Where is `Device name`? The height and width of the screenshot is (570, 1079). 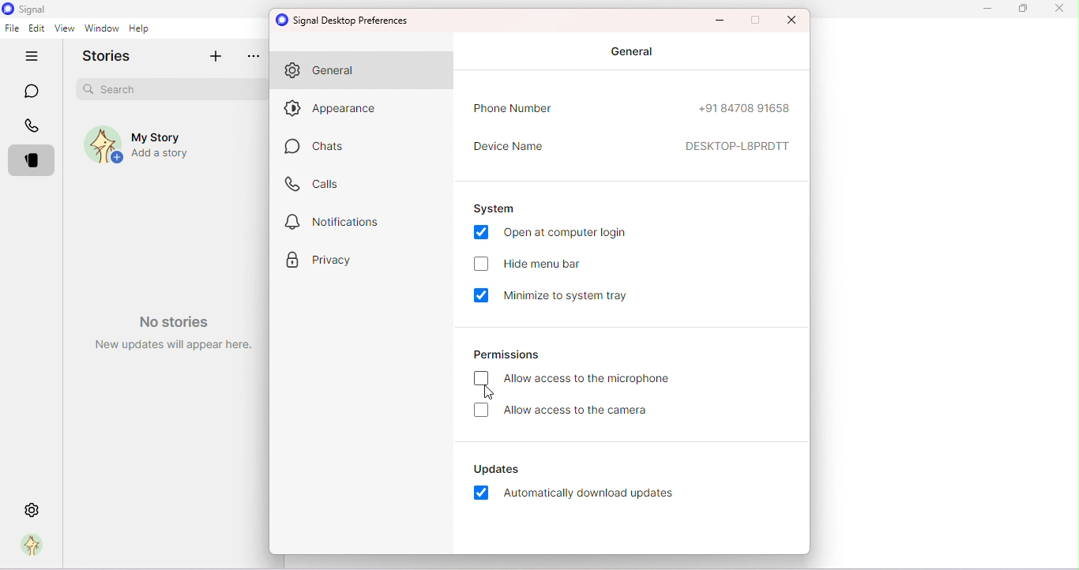 Device name is located at coordinates (632, 147).